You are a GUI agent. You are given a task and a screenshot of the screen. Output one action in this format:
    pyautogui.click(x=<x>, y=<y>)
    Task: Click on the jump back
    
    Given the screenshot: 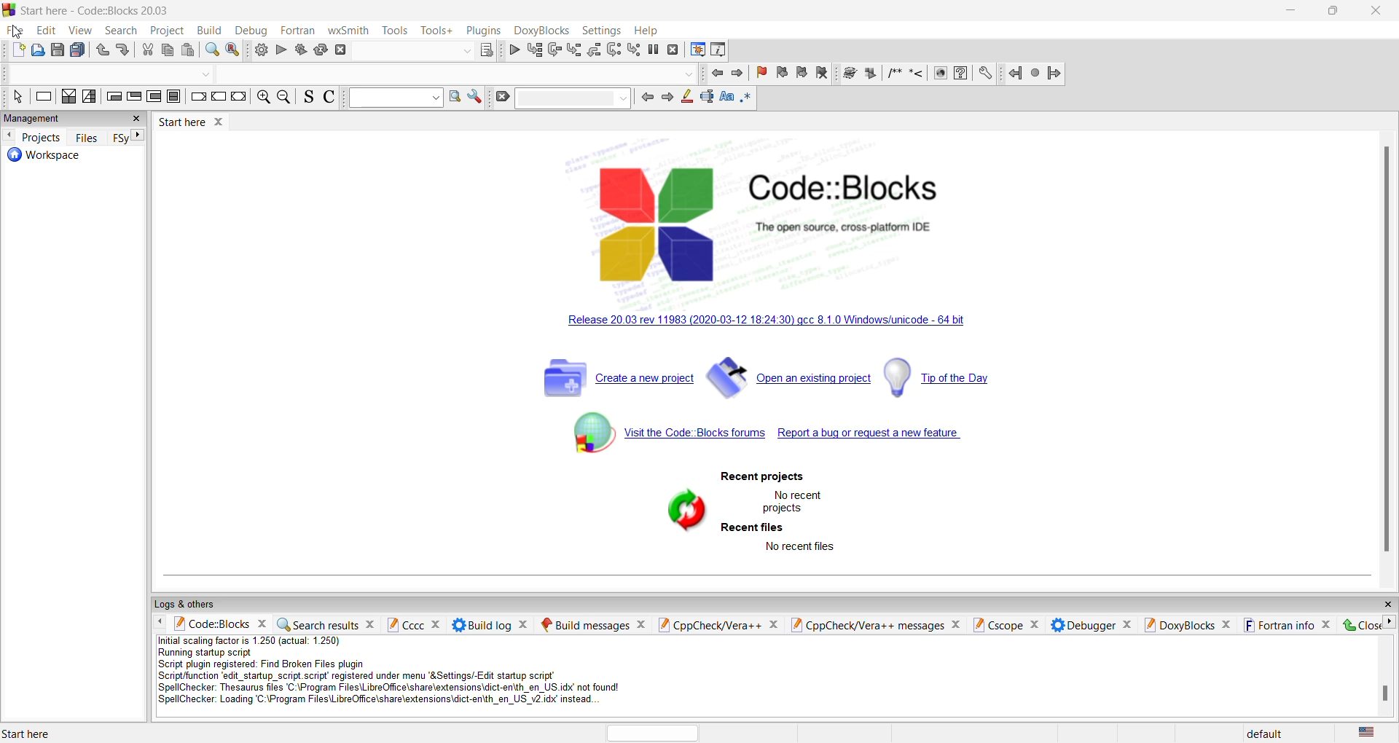 What is the action you would take?
    pyautogui.click(x=1012, y=74)
    